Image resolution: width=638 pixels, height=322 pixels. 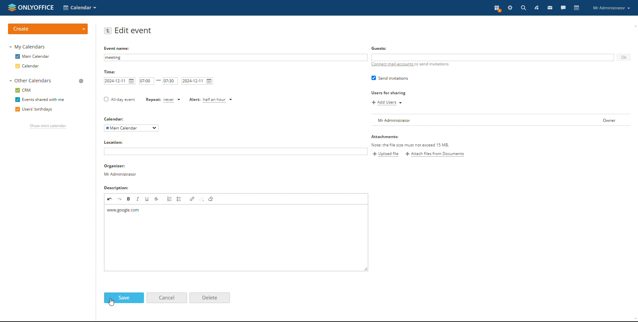 I want to click on show mini calendar, so click(x=48, y=127).